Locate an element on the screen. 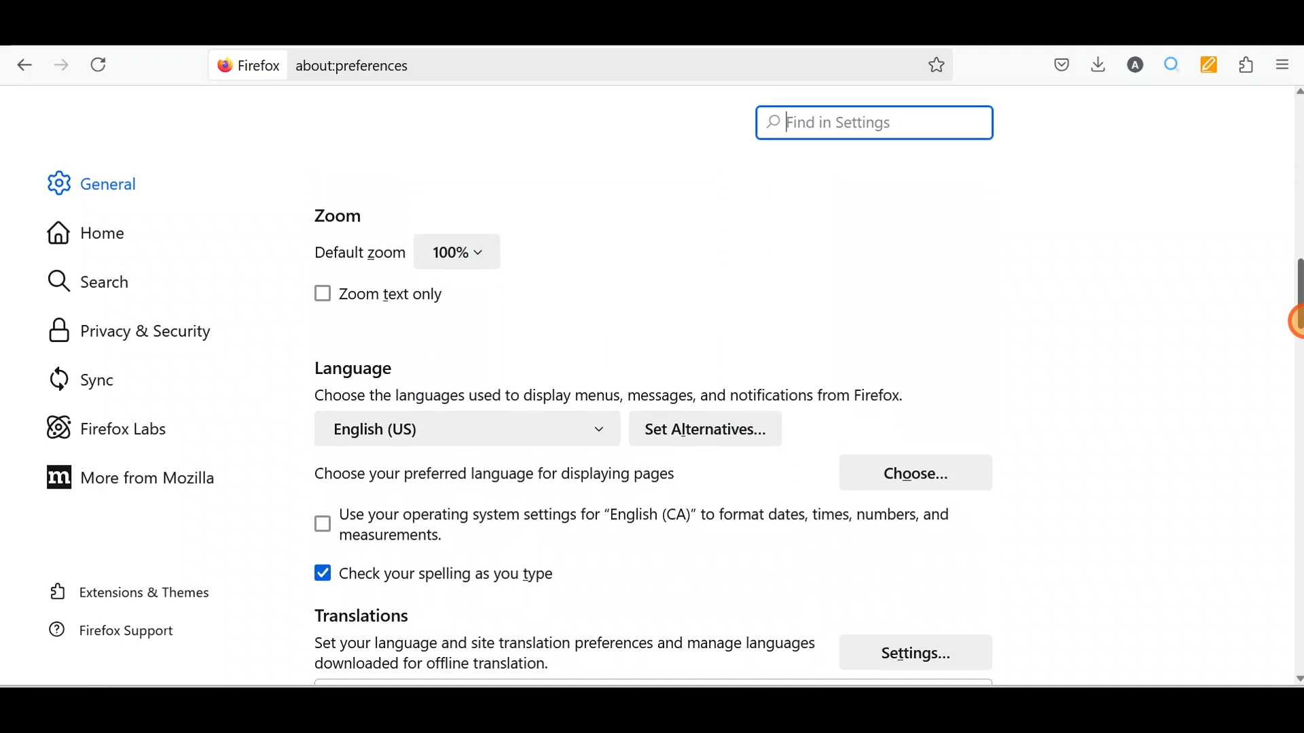 Image resolution: width=1304 pixels, height=733 pixels. Set your language and site translation preferences and manage language download for offline translation. is located at coordinates (551, 654).